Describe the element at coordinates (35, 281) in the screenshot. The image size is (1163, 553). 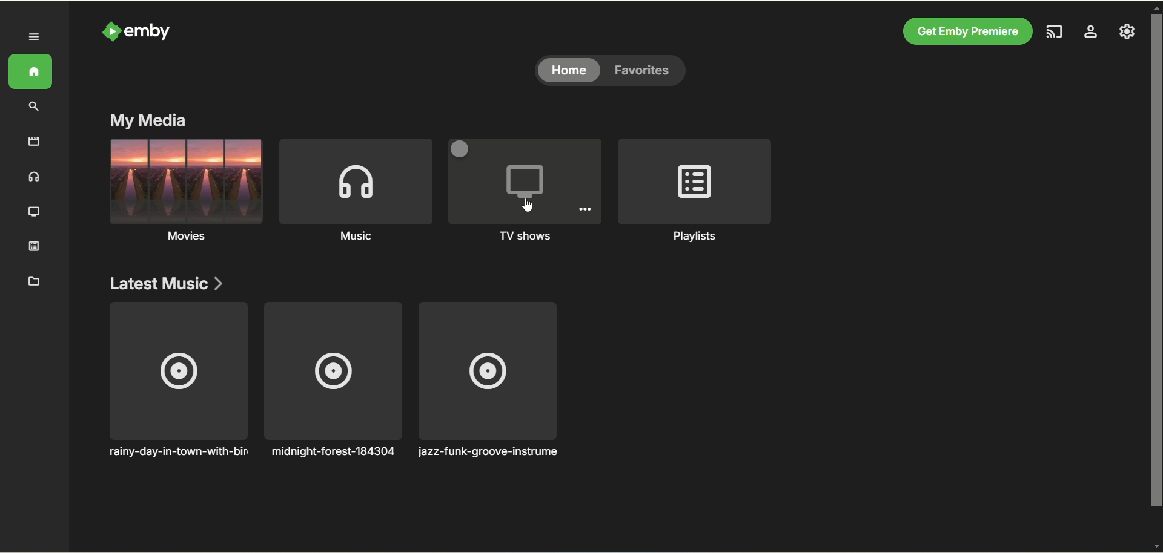
I see `manage metadata` at that location.